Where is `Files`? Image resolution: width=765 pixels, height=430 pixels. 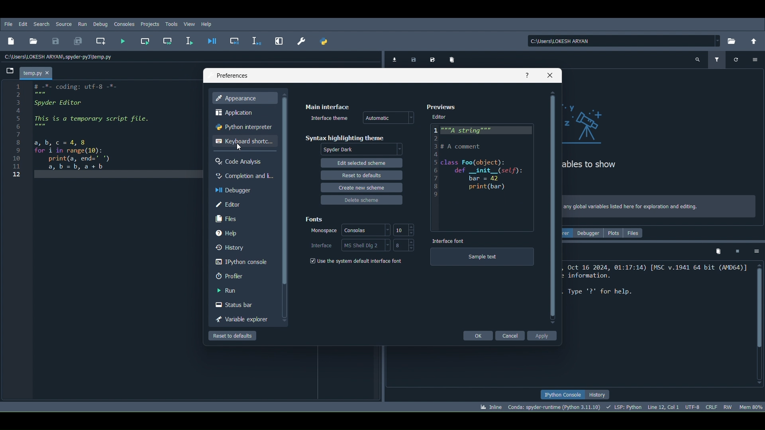 Files is located at coordinates (241, 218).